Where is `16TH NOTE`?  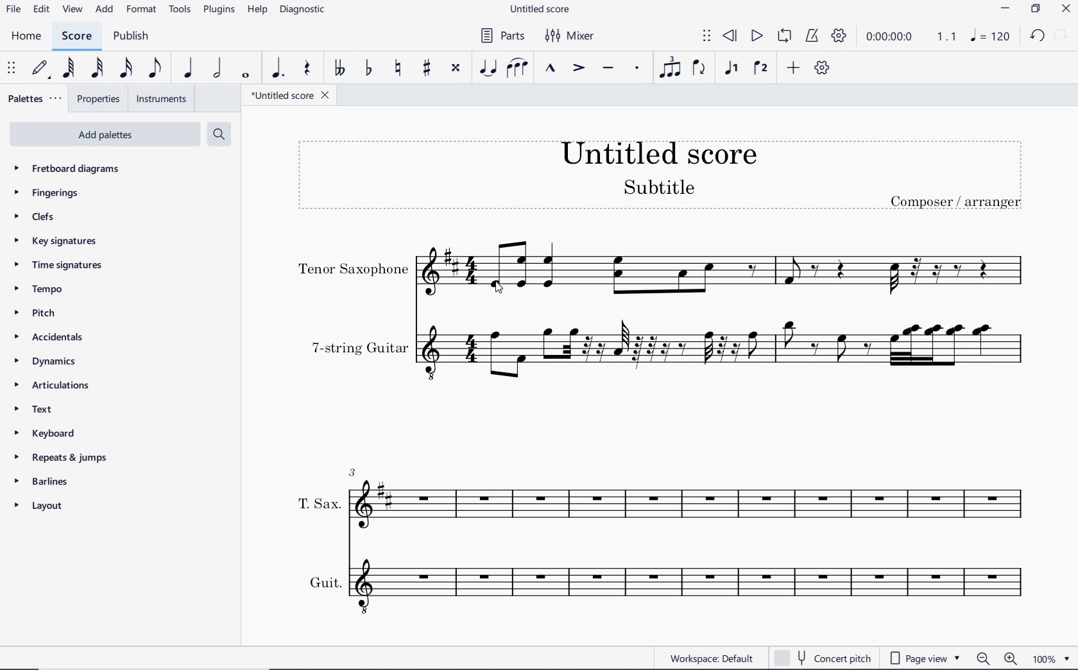 16TH NOTE is located at coordinates (124, 68).